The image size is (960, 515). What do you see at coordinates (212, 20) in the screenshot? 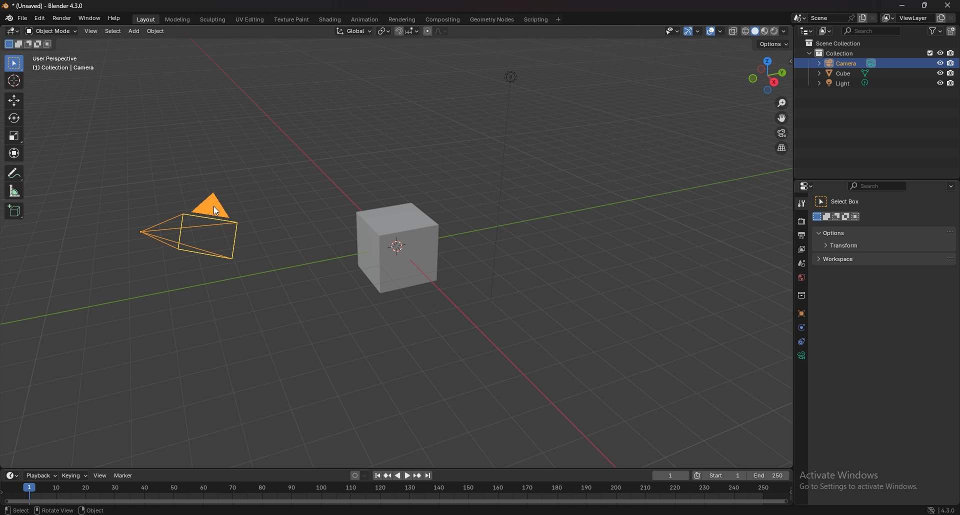
I see `sculpting` at bounding box center [212, 20].